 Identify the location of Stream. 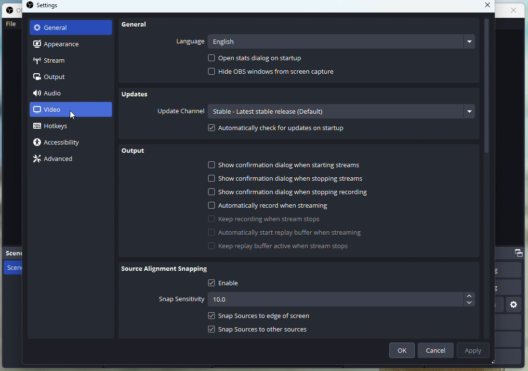
(69, 61).